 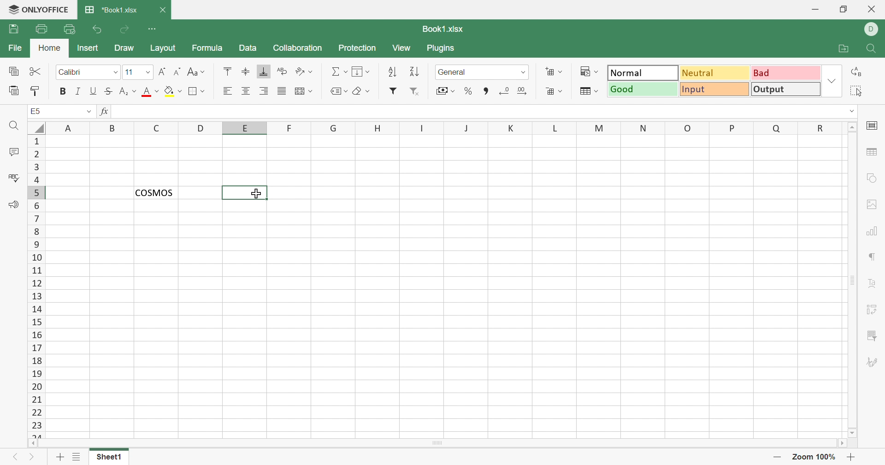 I want to click on Neurtal, so click(x=715, y=74).